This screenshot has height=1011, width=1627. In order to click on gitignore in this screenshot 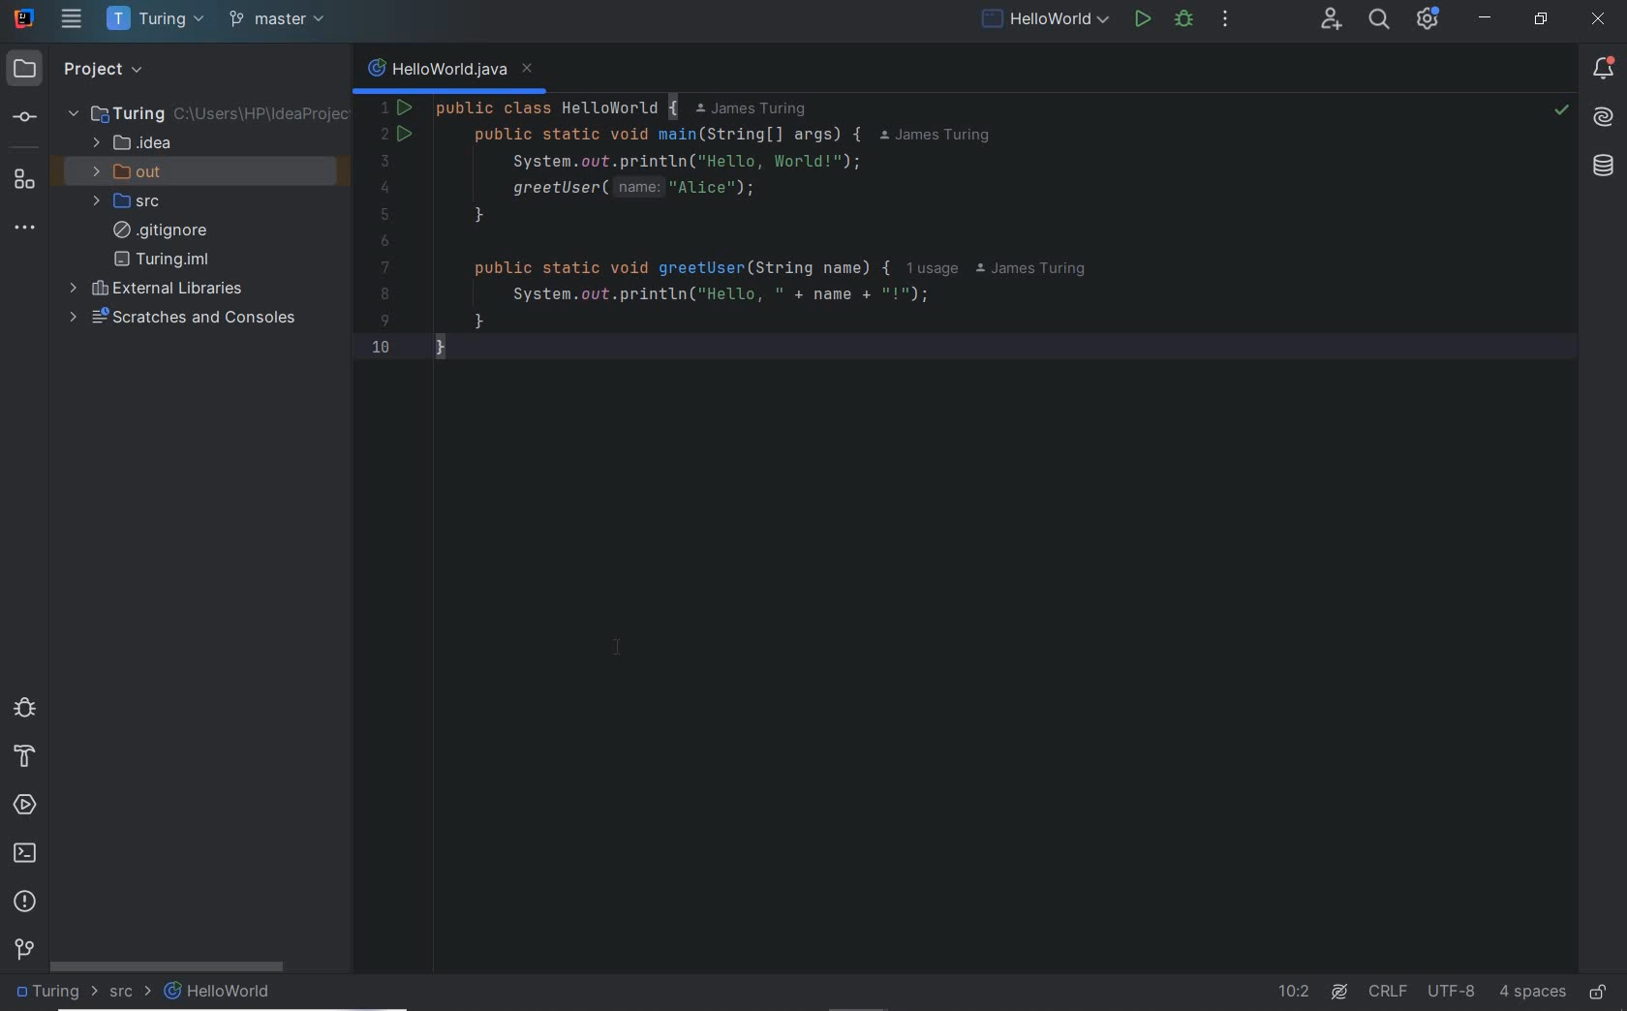, I will do `click(160, 230)`.